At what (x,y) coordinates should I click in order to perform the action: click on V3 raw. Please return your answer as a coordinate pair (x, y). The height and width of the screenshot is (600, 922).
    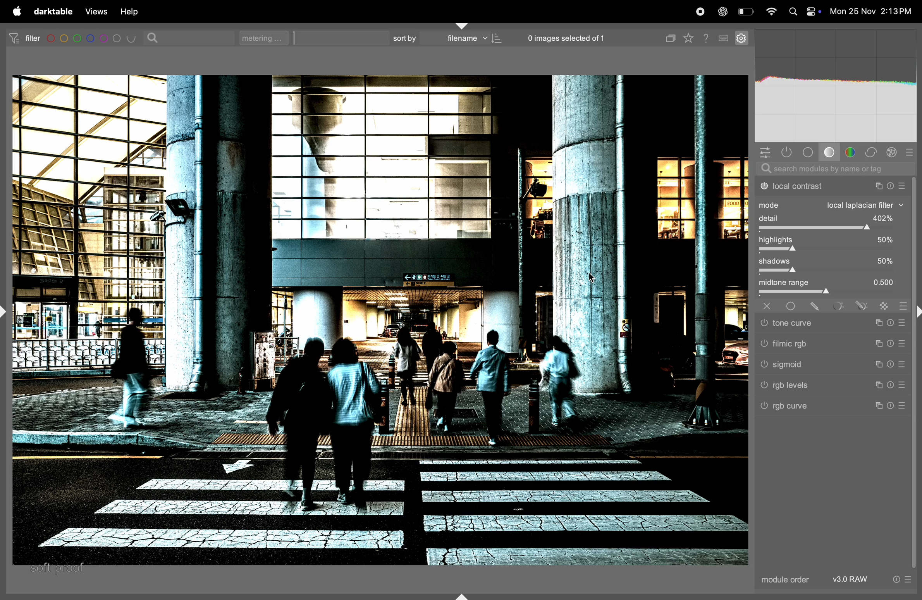
    Looking at the image, I should click on (856, 579).